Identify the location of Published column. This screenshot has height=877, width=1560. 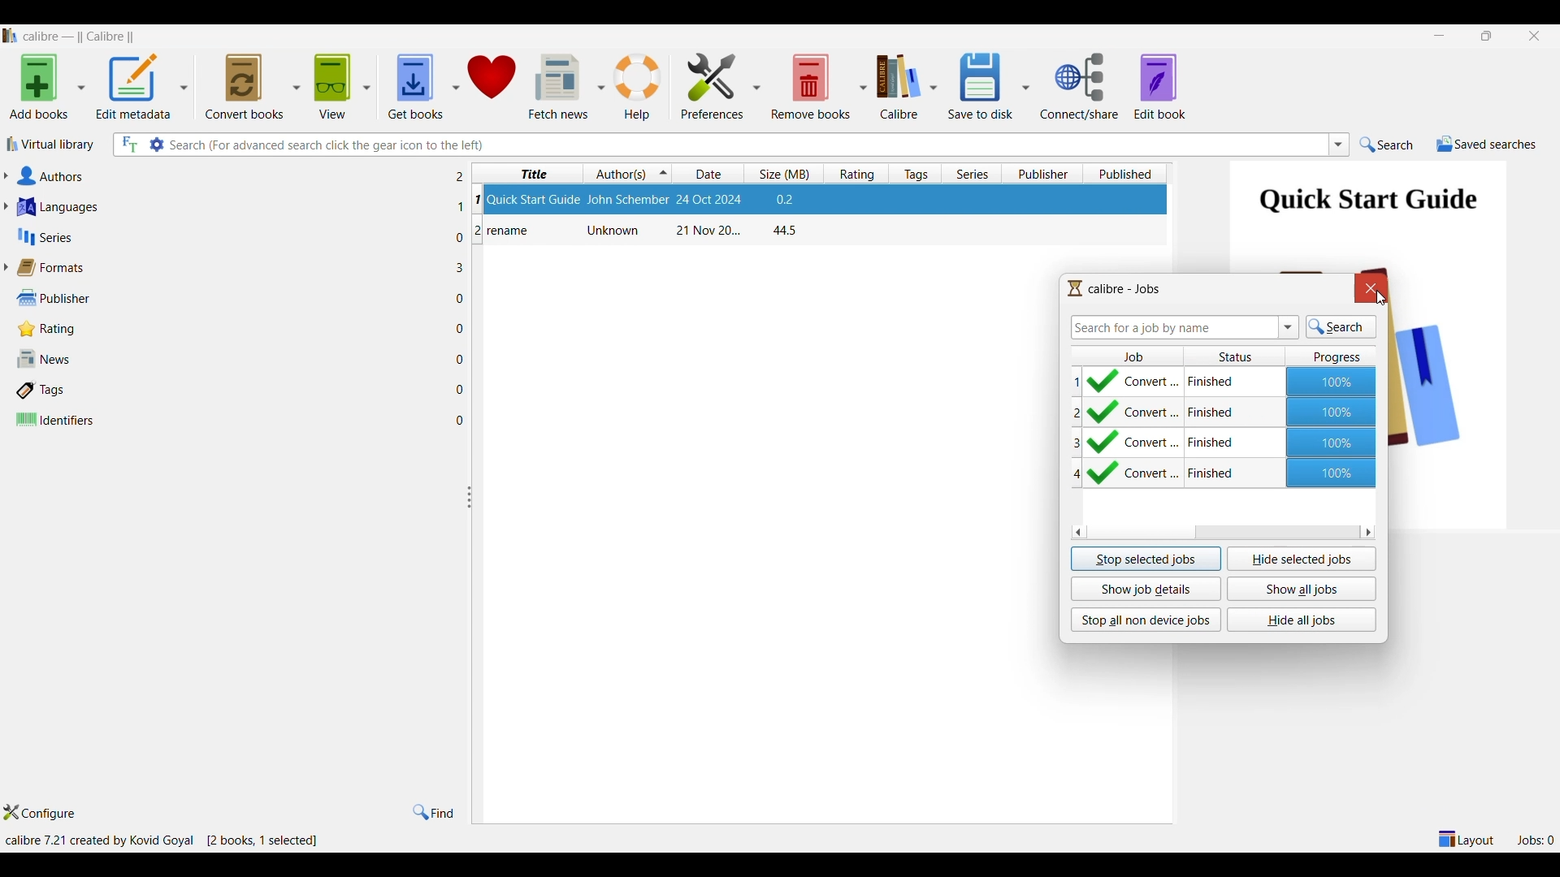
(1127, 173).